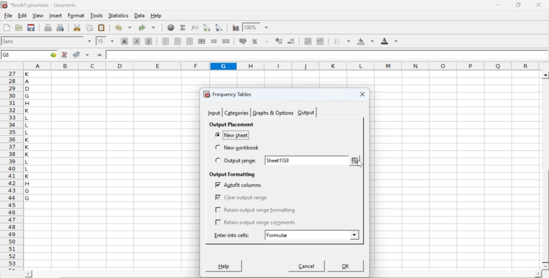  I want to click on OK, so click(346, 266).